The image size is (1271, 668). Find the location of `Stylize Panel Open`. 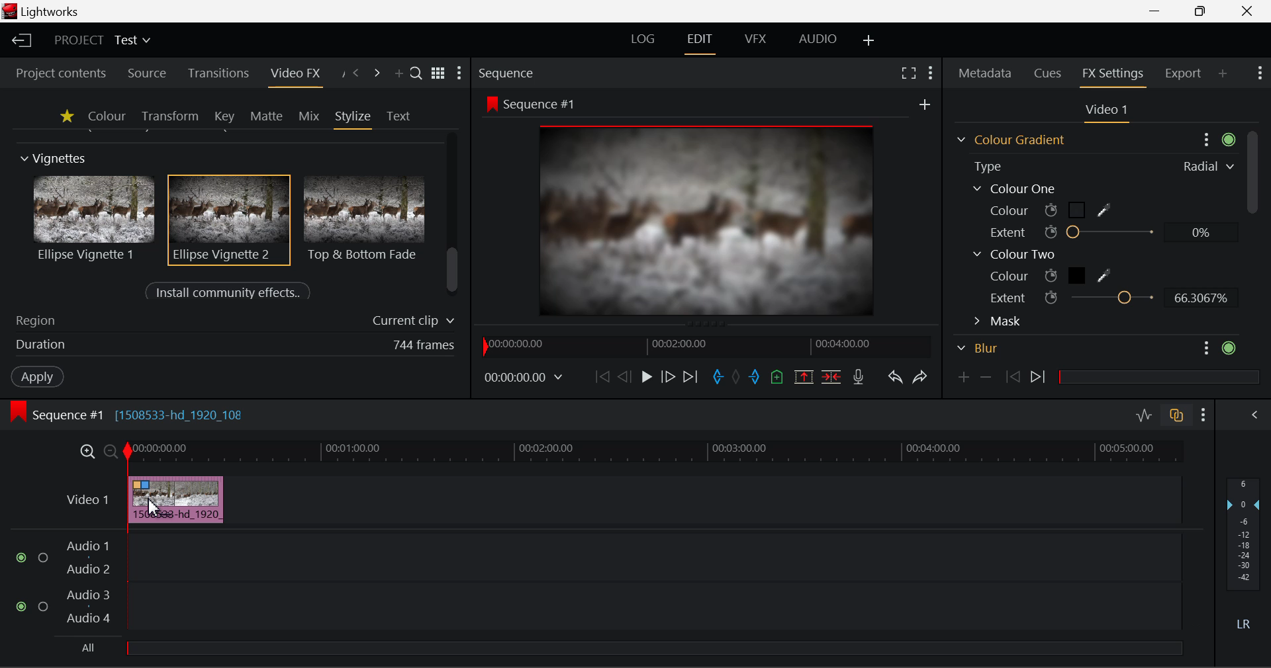

Stylize Panel Open is located at coordinates (353, 116).